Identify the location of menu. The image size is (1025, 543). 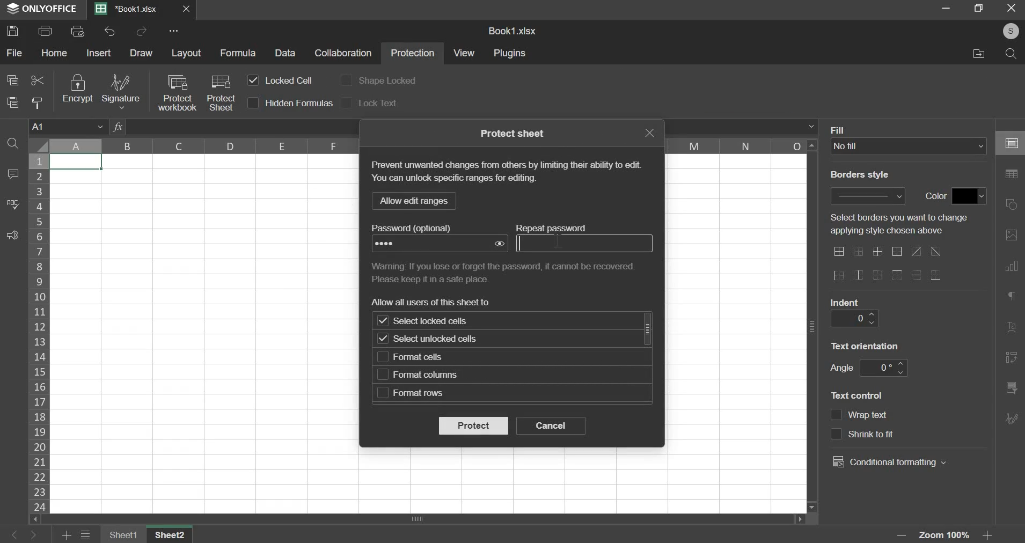
(86, 535).